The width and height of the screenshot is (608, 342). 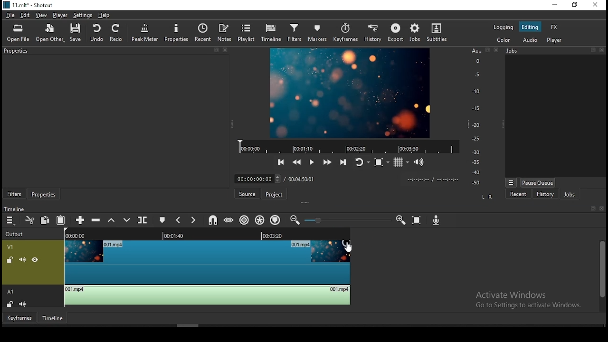 What do you see at coordinates (30, 6) in the screenshot?
I see `11.mlt* -shotcut` at bounding box center [30, 6].